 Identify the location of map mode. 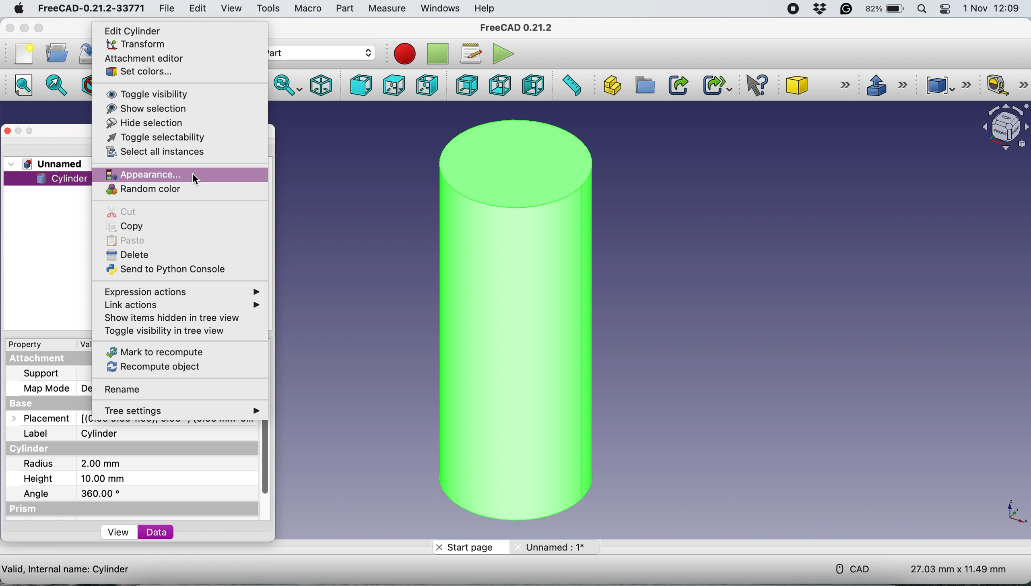
(56, 388).